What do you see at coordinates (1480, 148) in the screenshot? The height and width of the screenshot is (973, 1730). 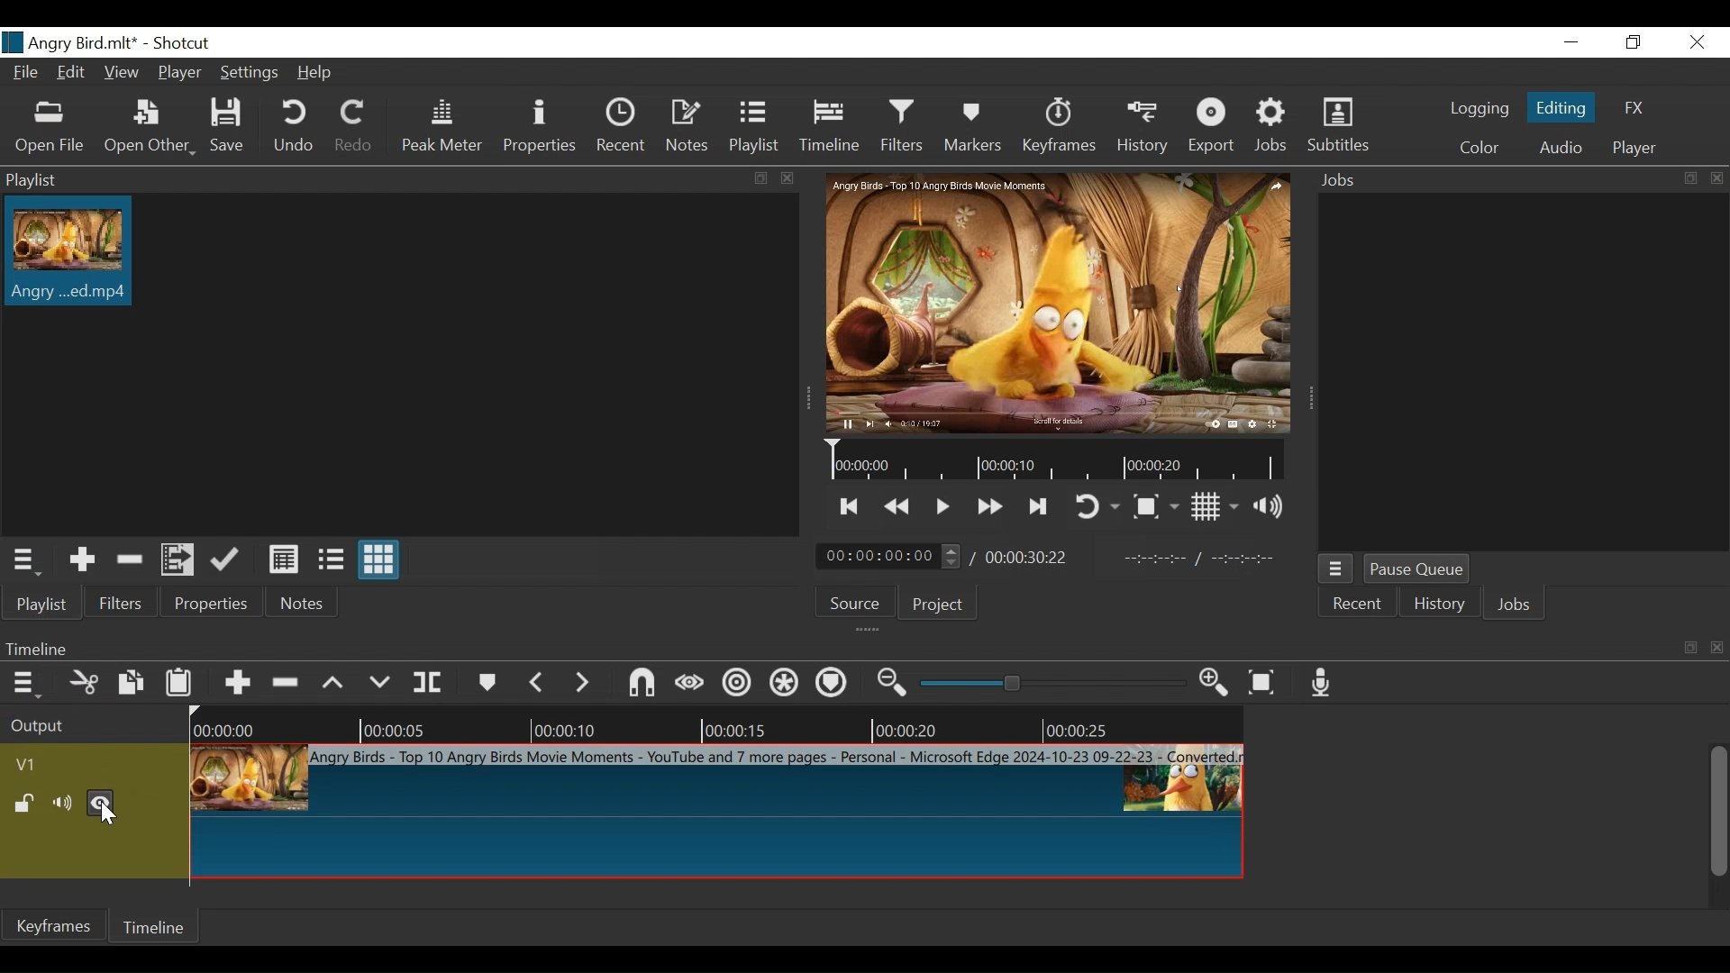 I see `Color` at bounding box center [1480, 148].